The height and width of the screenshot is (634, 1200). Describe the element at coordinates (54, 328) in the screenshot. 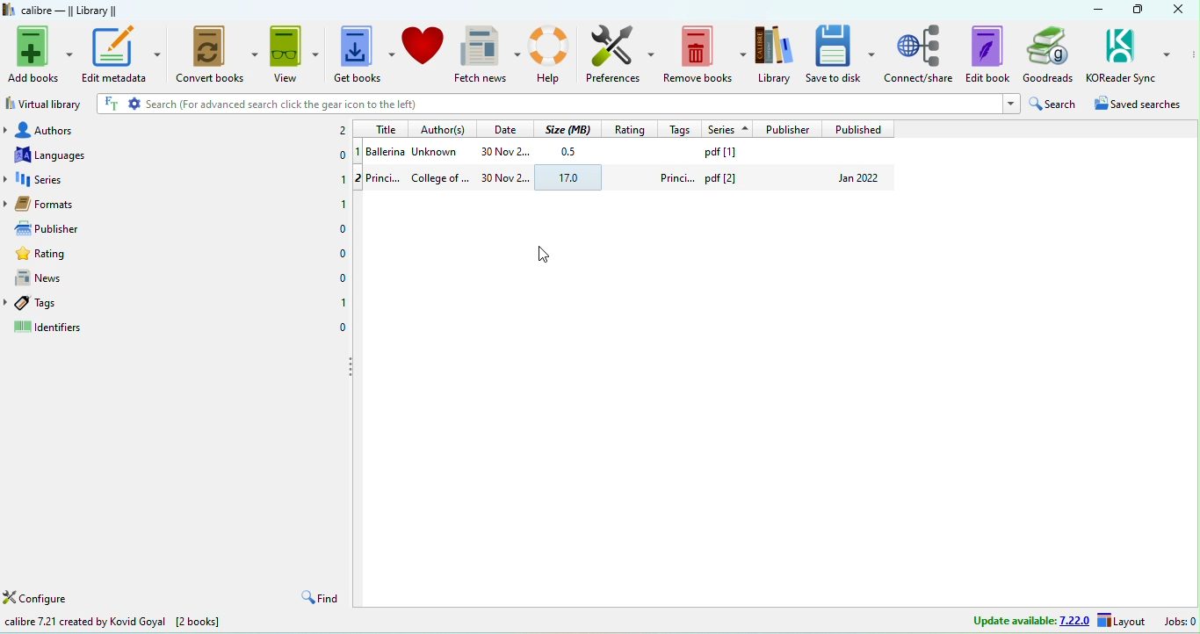

I see `identifiers` at that location.